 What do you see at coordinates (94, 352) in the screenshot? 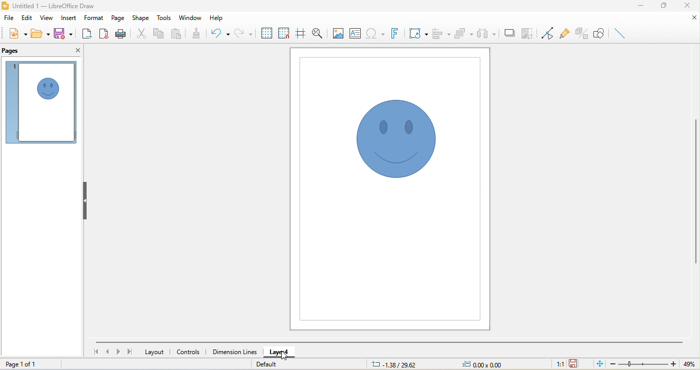
I see `first page` at bounding box center [94, 352].